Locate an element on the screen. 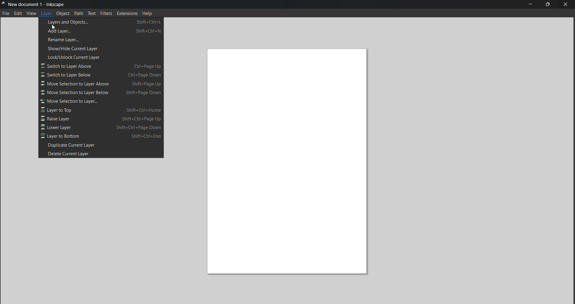 The width and height of the screenshot is (575, 304). Help is located at coordinates (149, 14).